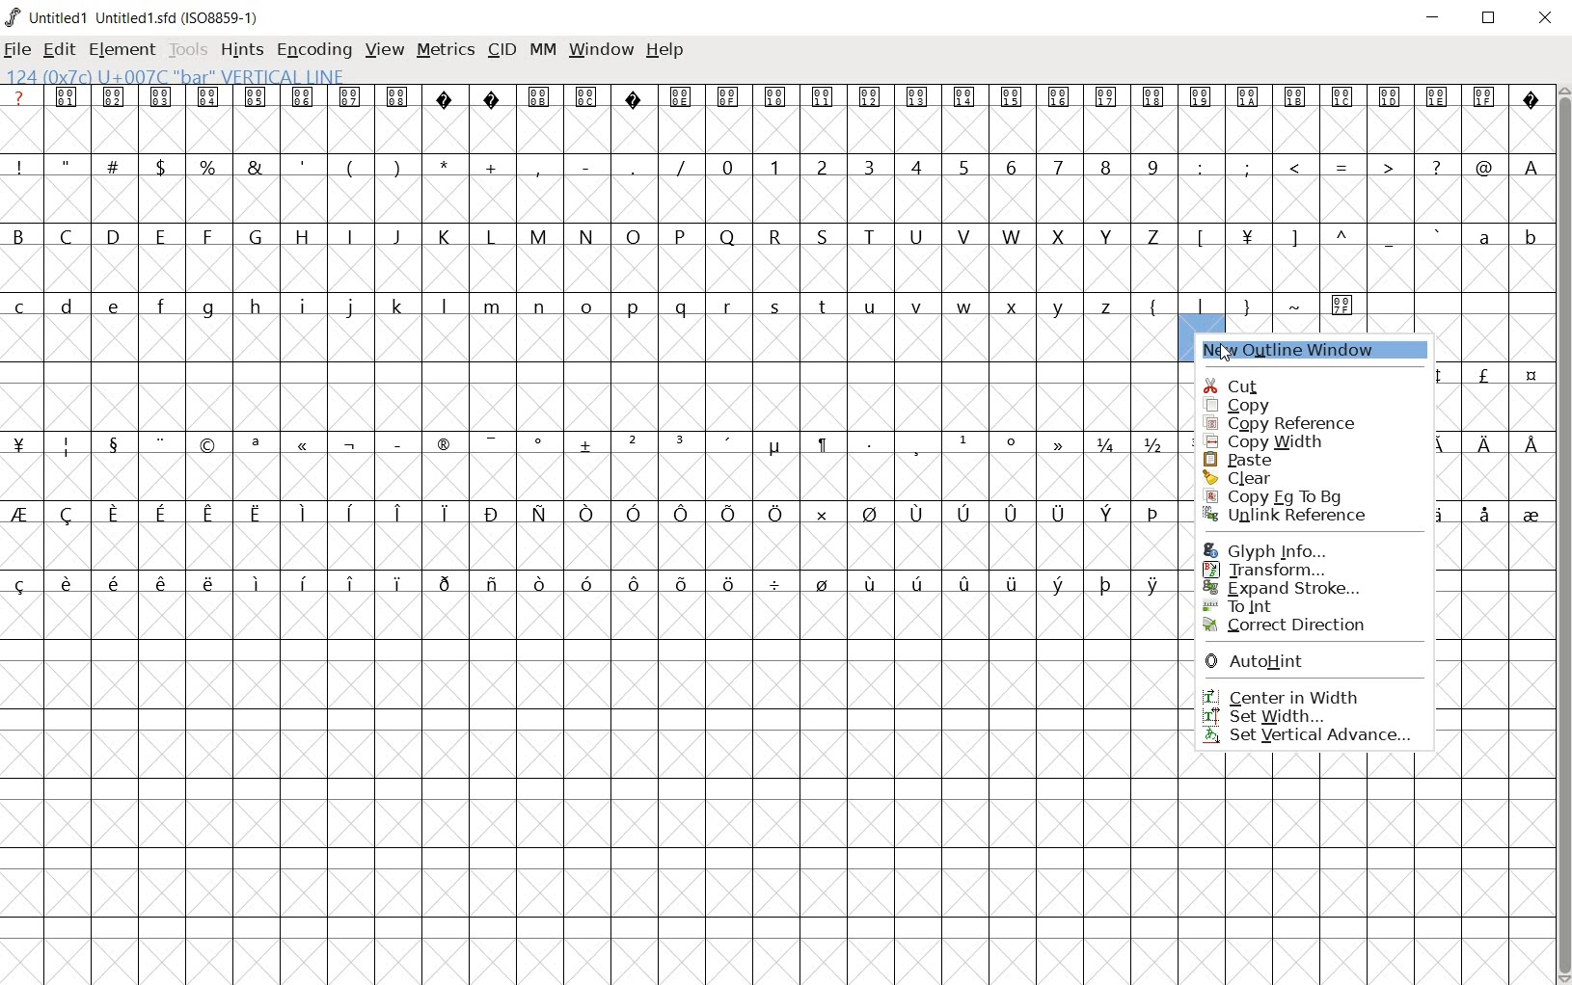 Image resolution: width=1572 pixels, height=985 pixels. I want to click on Unlink Reference, so click(1306, 519).